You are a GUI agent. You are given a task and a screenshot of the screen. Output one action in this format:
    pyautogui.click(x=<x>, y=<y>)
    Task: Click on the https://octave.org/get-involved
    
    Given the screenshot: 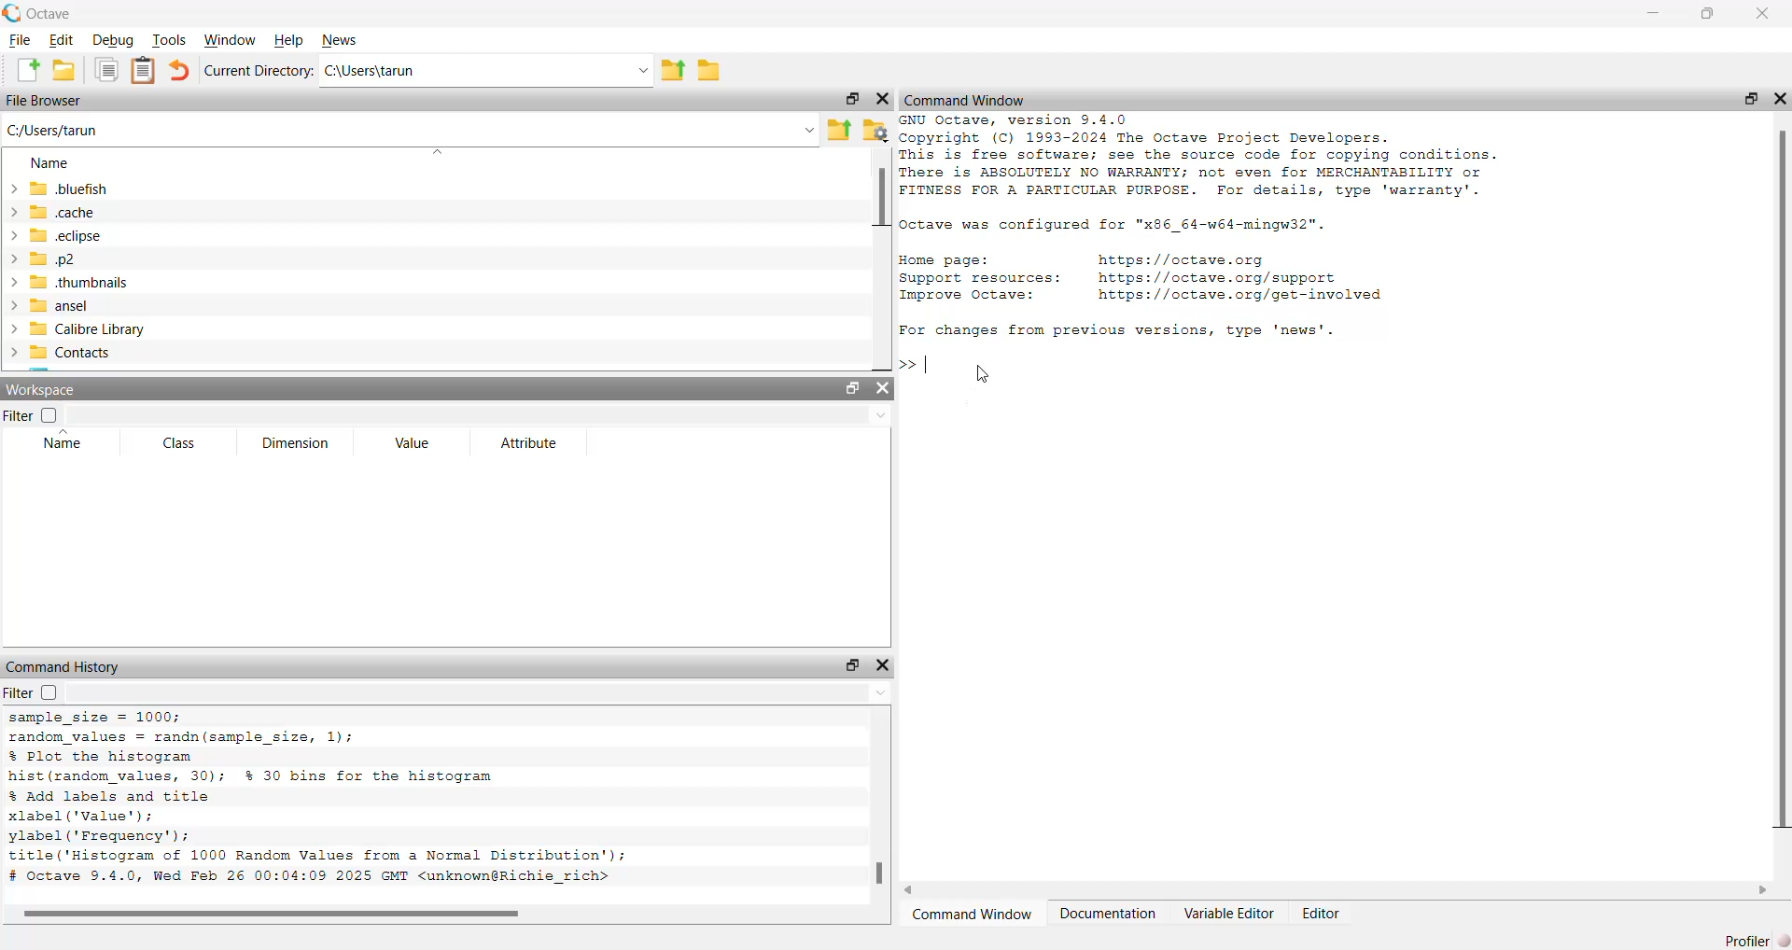 What is the action you would take?
    pyautogui.click(x=1239, y=295)
    